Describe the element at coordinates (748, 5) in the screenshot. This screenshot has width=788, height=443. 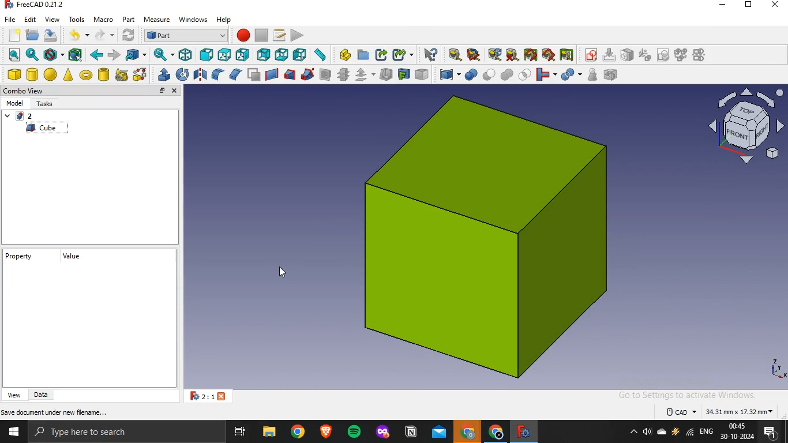
I see `restore` at that location.